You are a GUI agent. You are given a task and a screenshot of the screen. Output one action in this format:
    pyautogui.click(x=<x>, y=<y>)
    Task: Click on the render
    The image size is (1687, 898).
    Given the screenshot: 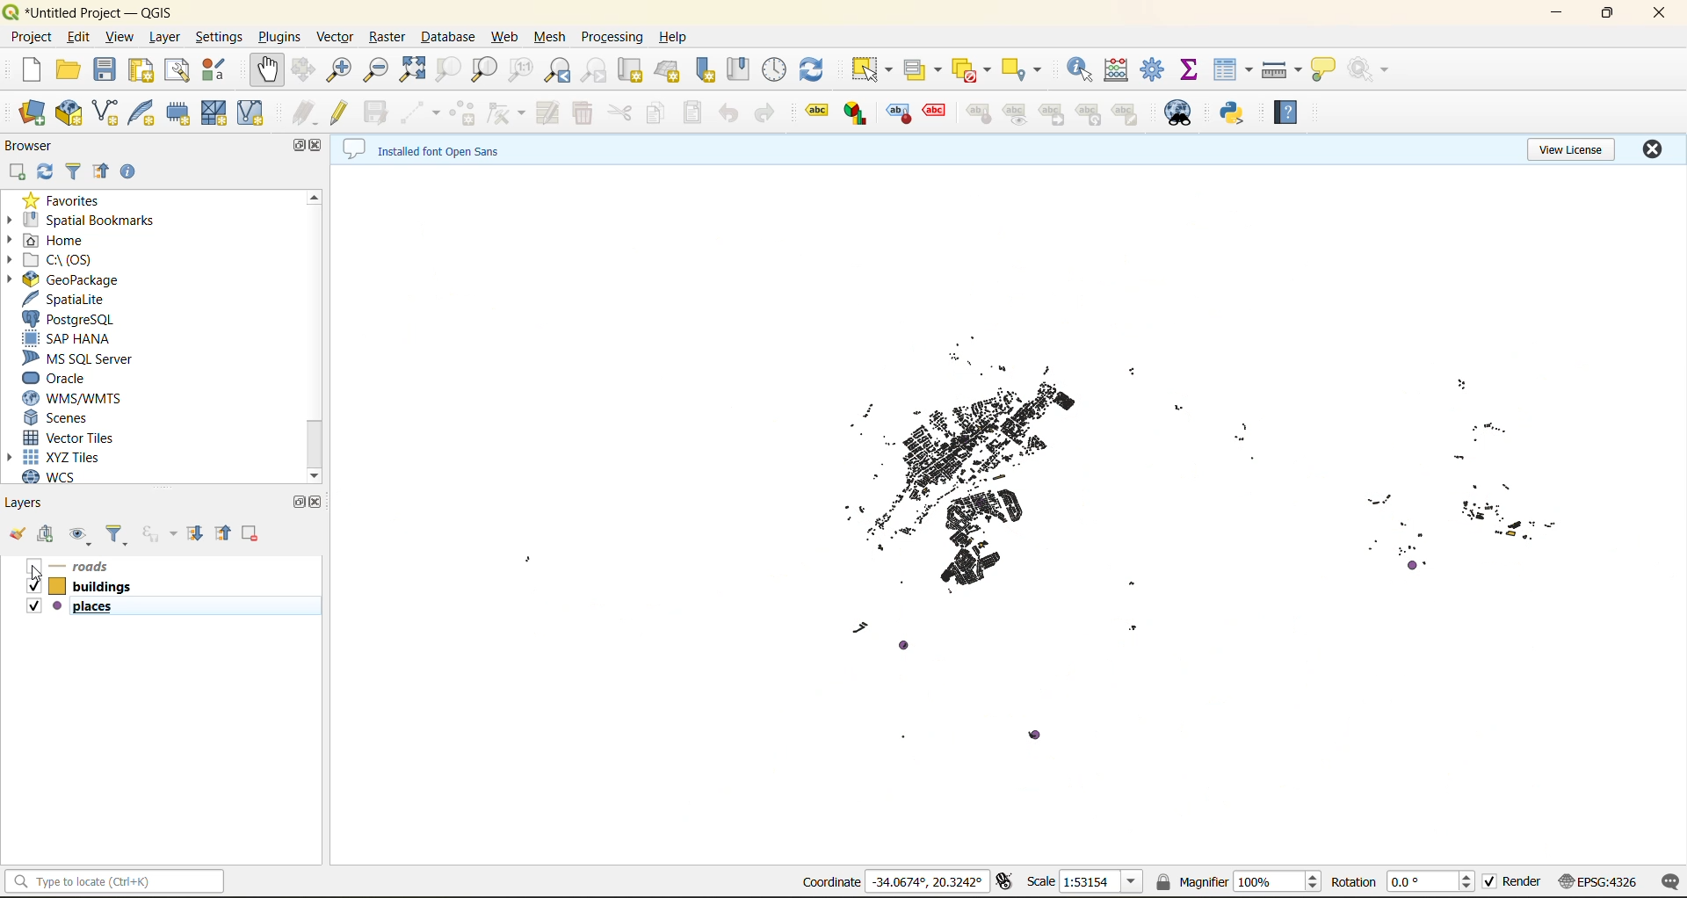 What is the action you would take?
    pyautogui.click(x=1510, y=882)
    